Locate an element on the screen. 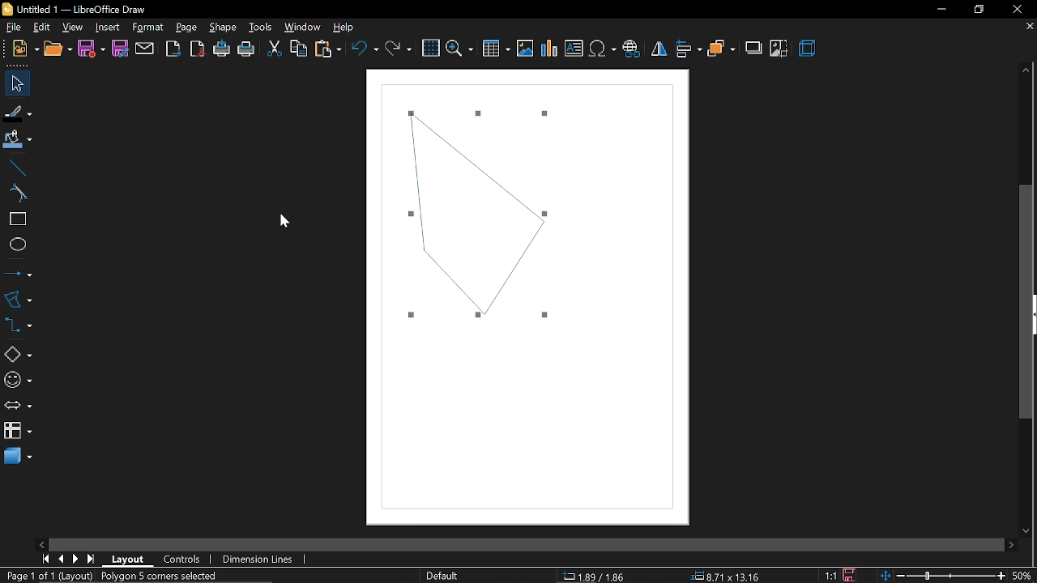 The image size is (1037, 583). undo is located at coordinates (365, 48).